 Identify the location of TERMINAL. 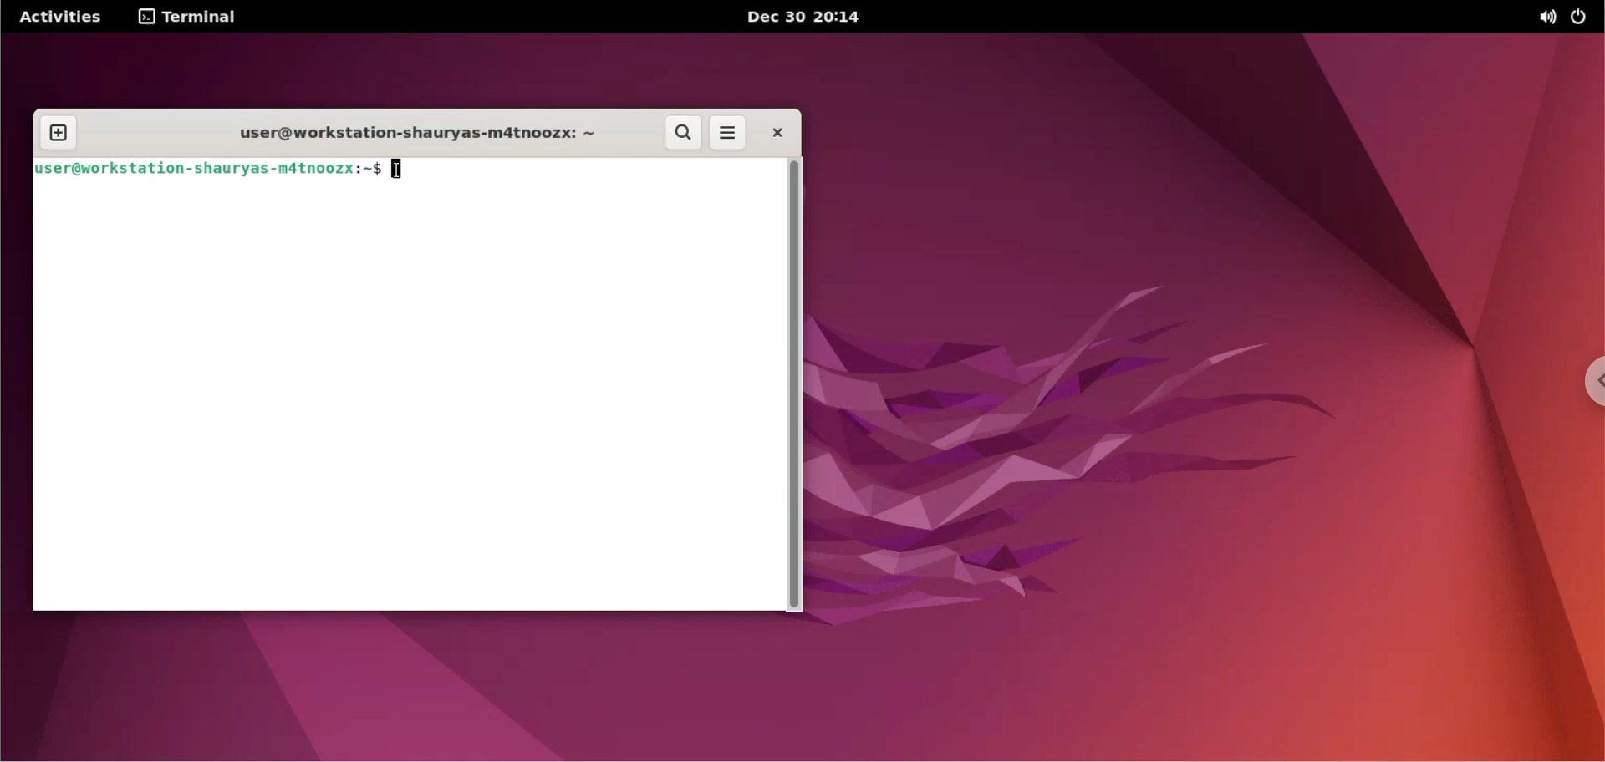
(190, 17).